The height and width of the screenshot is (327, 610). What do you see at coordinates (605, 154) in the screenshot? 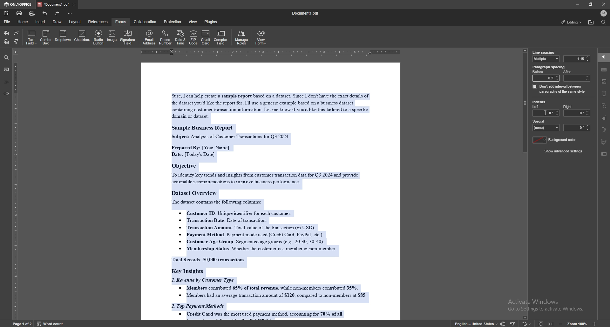
I see `text box` at bounding box center [605, 154].